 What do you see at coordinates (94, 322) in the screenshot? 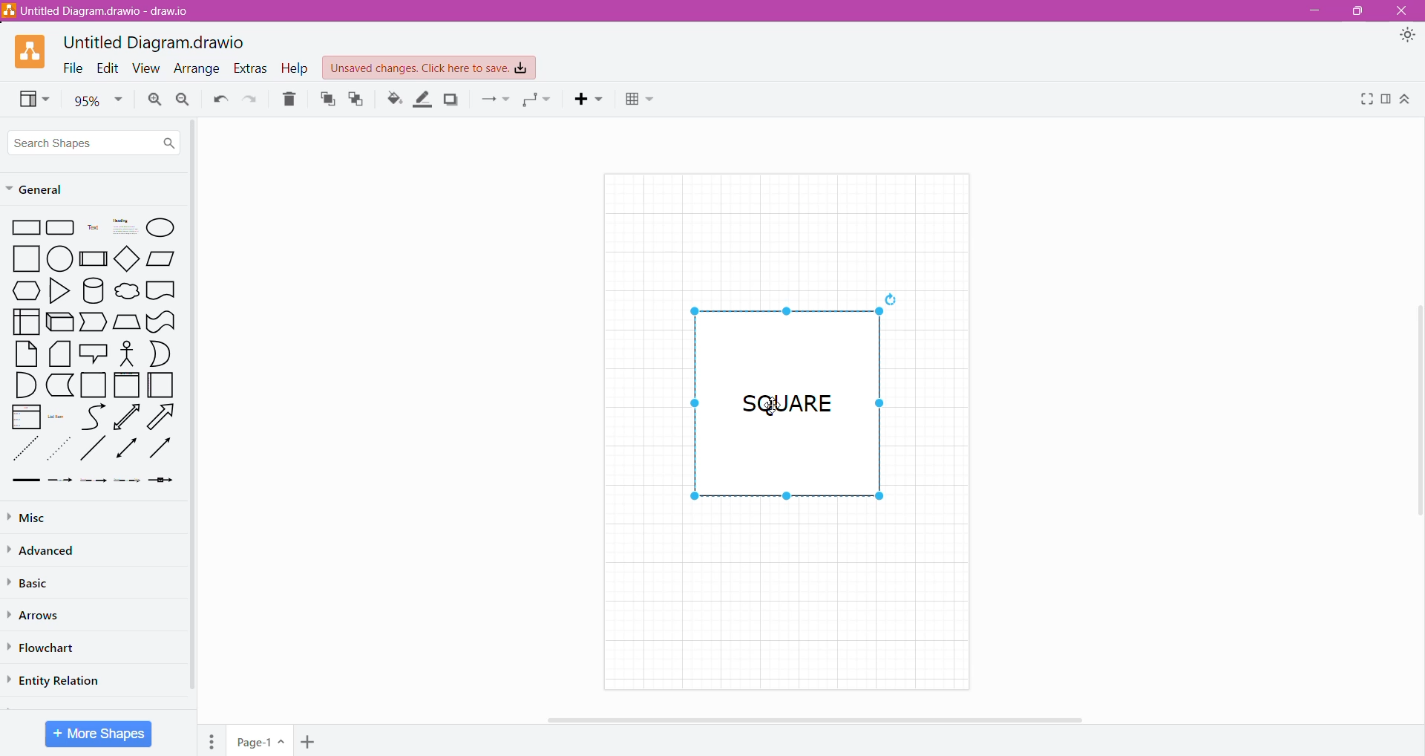
I see `Trapezoid ` at bounding box center [94, 322].